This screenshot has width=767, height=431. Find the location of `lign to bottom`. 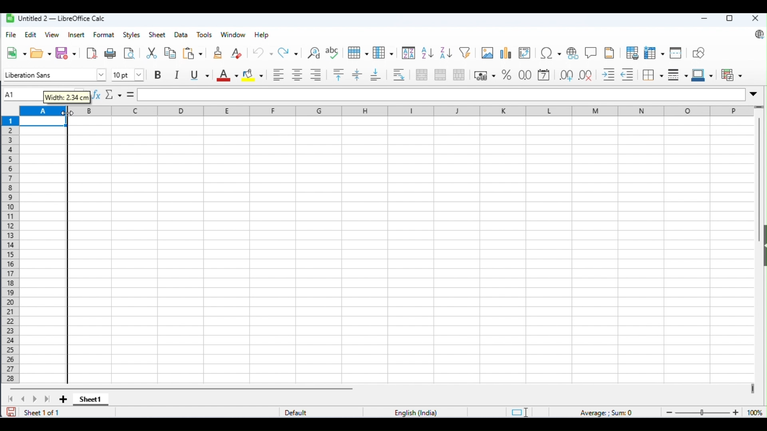

lign to bottom is located at coordinates (376, 74).